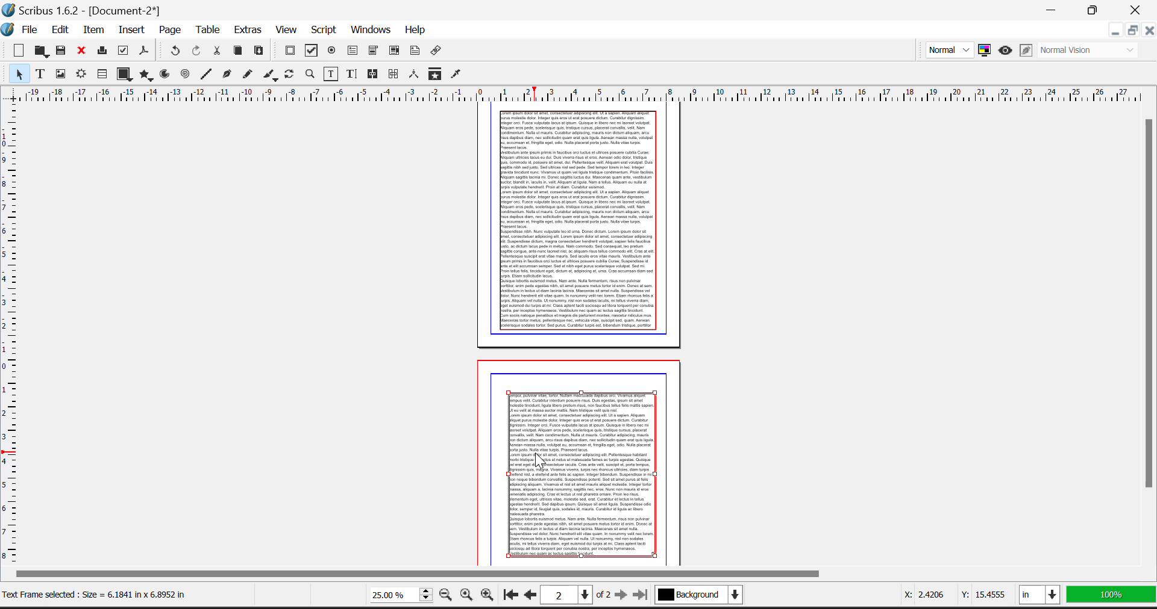  I want to click on Delink Text Frames, so click(395, 74).